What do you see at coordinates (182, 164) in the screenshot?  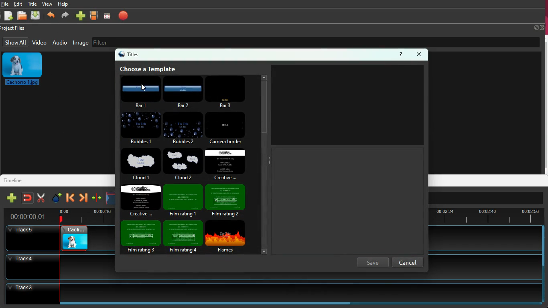 I see `cloud 2` at bounding box center [182, 164].